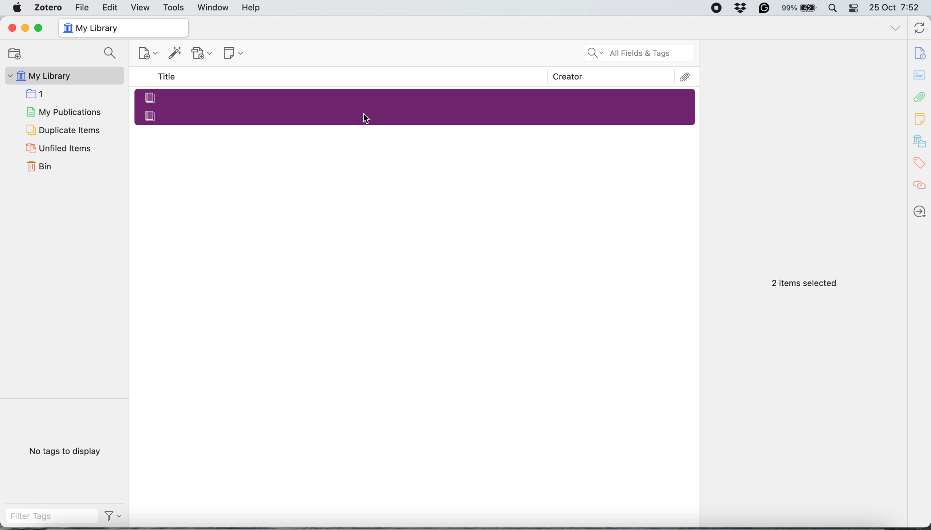 This screenshot has width=931, height=530. What do you see at coordinates (175, 55) in the screenshot?
I see `Add Item` at bounding box center [175, 55].